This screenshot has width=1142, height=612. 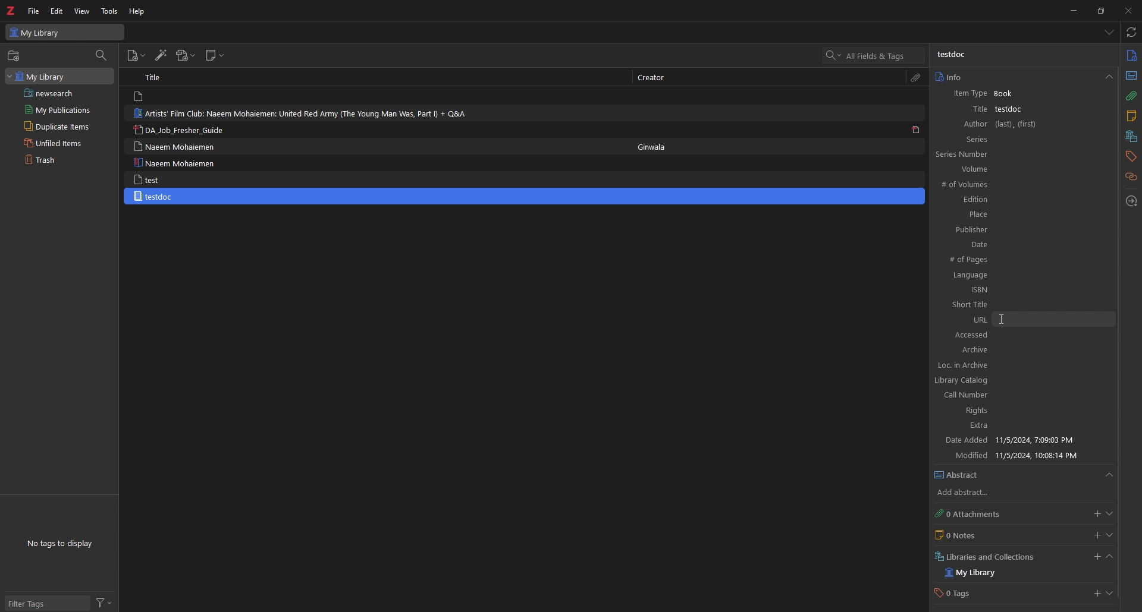 What do you see at coordinates (1016, 427) in the screenshot?
I see `Extra` at bounding box center [1016, 427].